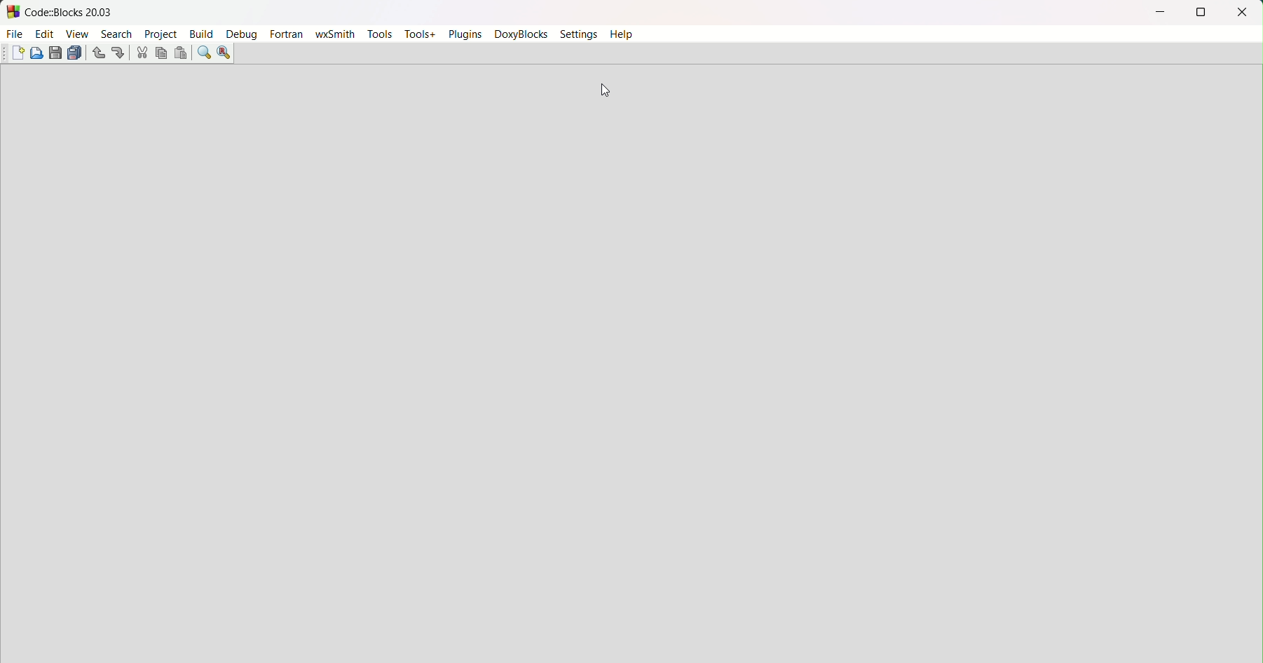 The image size is (1263, 663). What do you see at coordinates (334, 36) in the screenshot?
I see `wxsmith` at bounding box center [334, 36].